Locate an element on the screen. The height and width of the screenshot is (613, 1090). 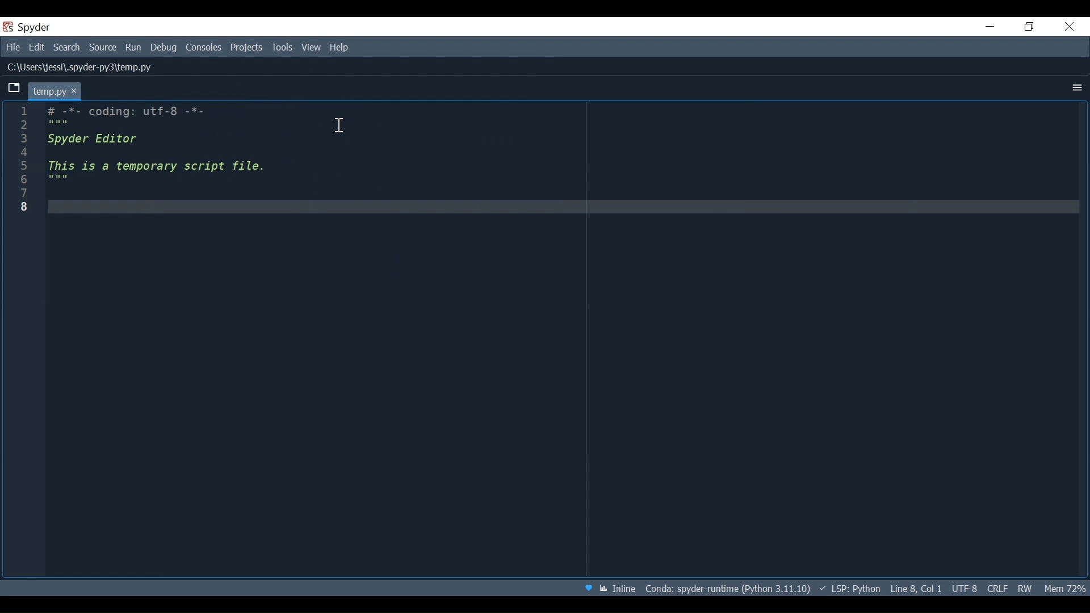
Help Spyder is located at coordinates (587, 587).